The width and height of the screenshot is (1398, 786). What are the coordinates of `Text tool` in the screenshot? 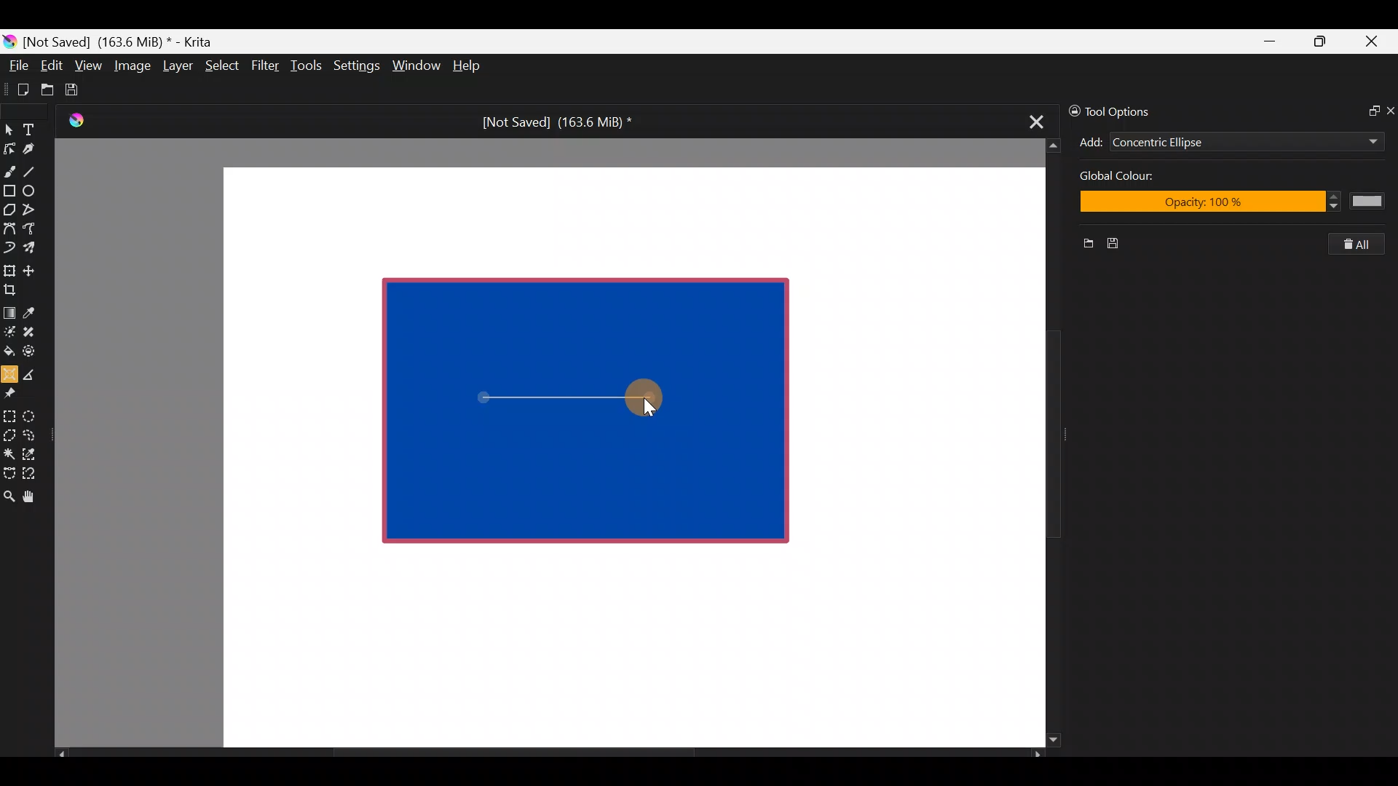 It's located at (36, 129).